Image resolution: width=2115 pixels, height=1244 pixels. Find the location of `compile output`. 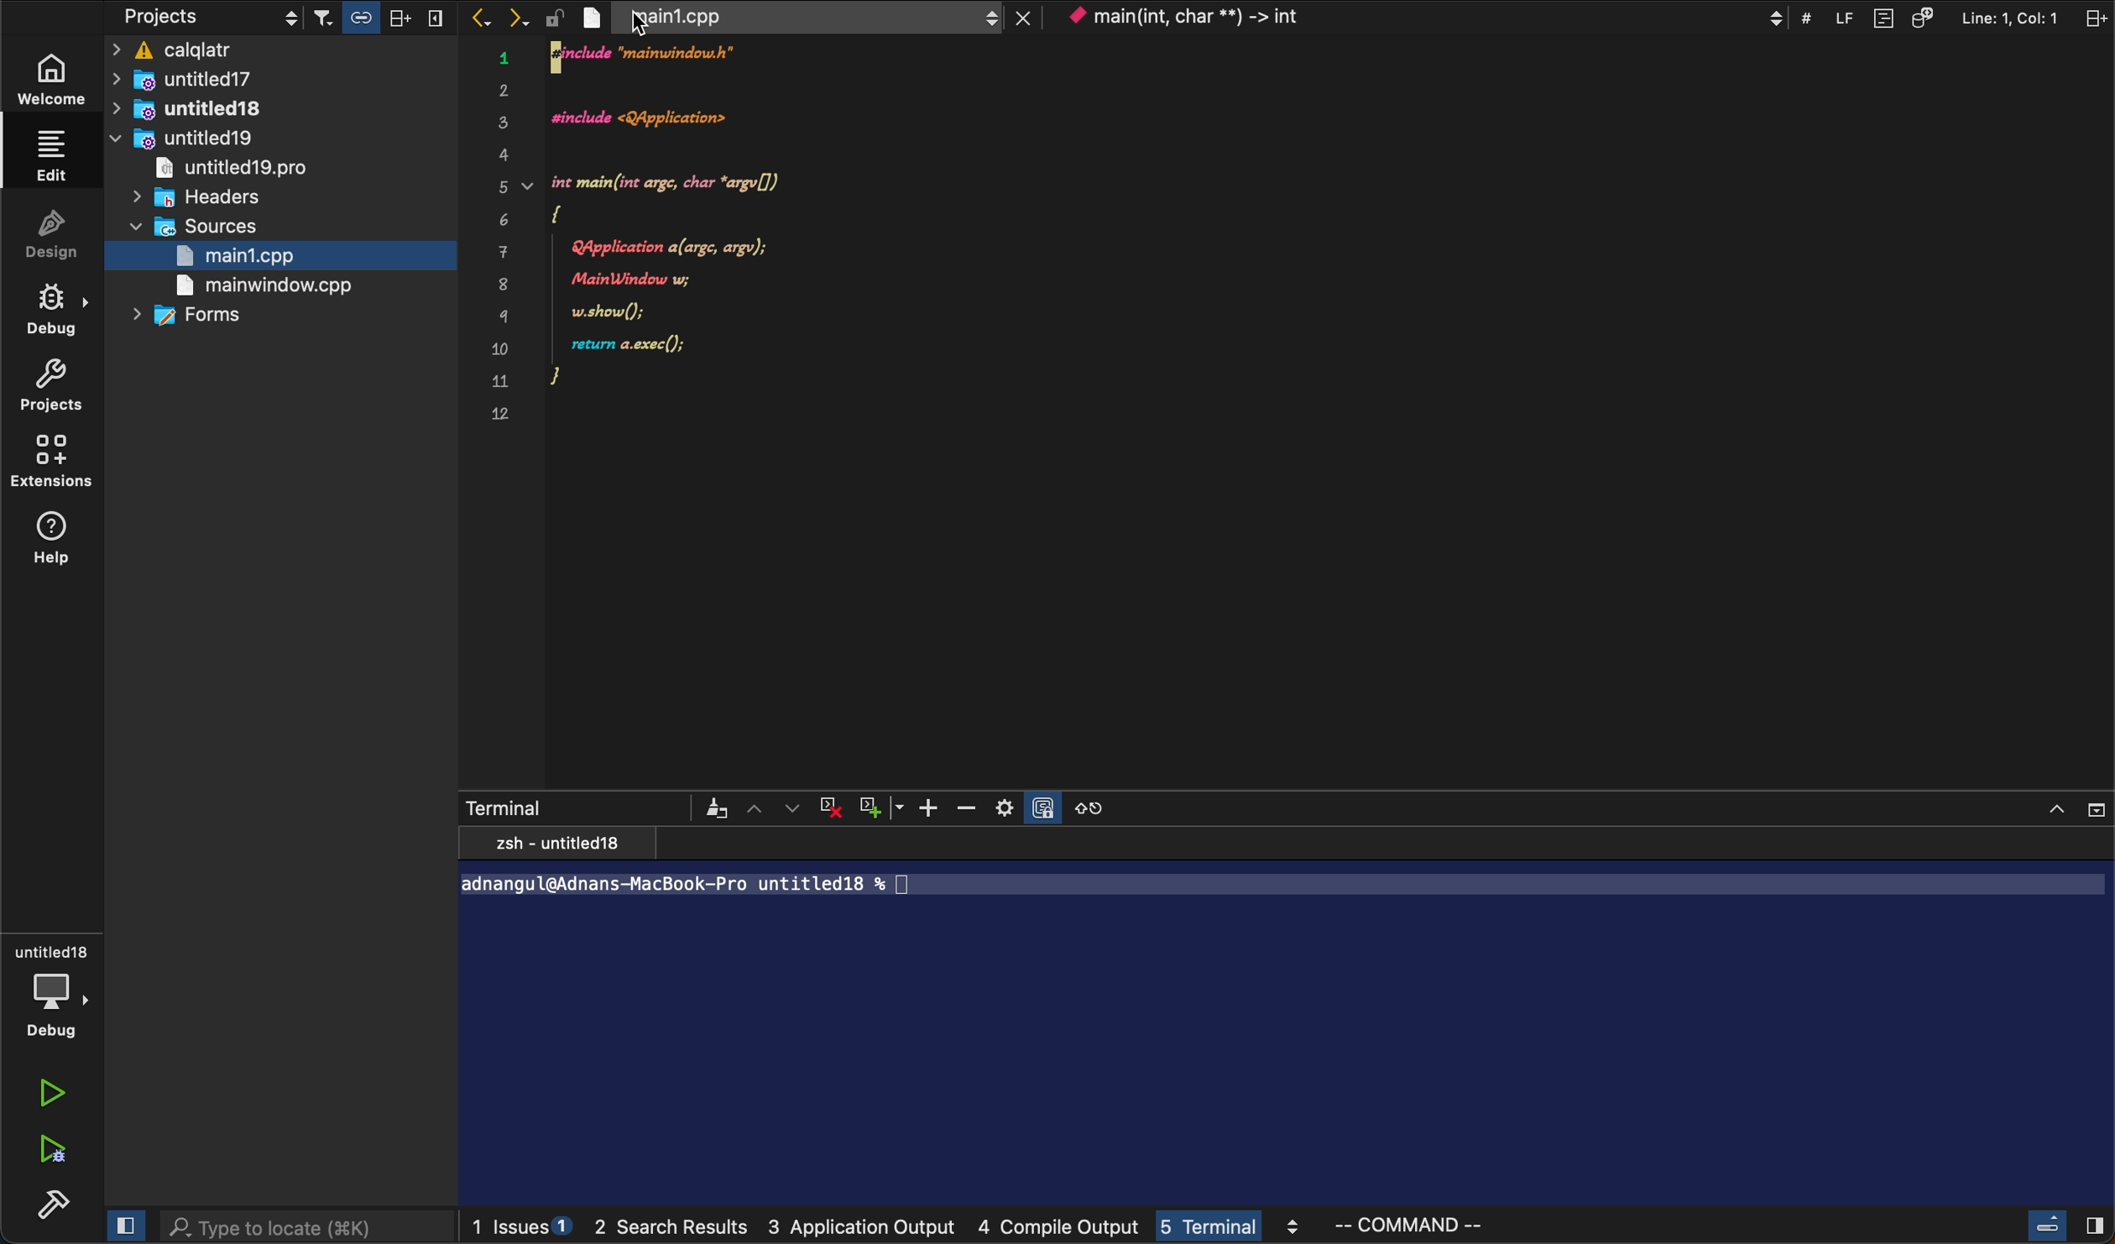

compile output is located at coordinates (1064, 1229).